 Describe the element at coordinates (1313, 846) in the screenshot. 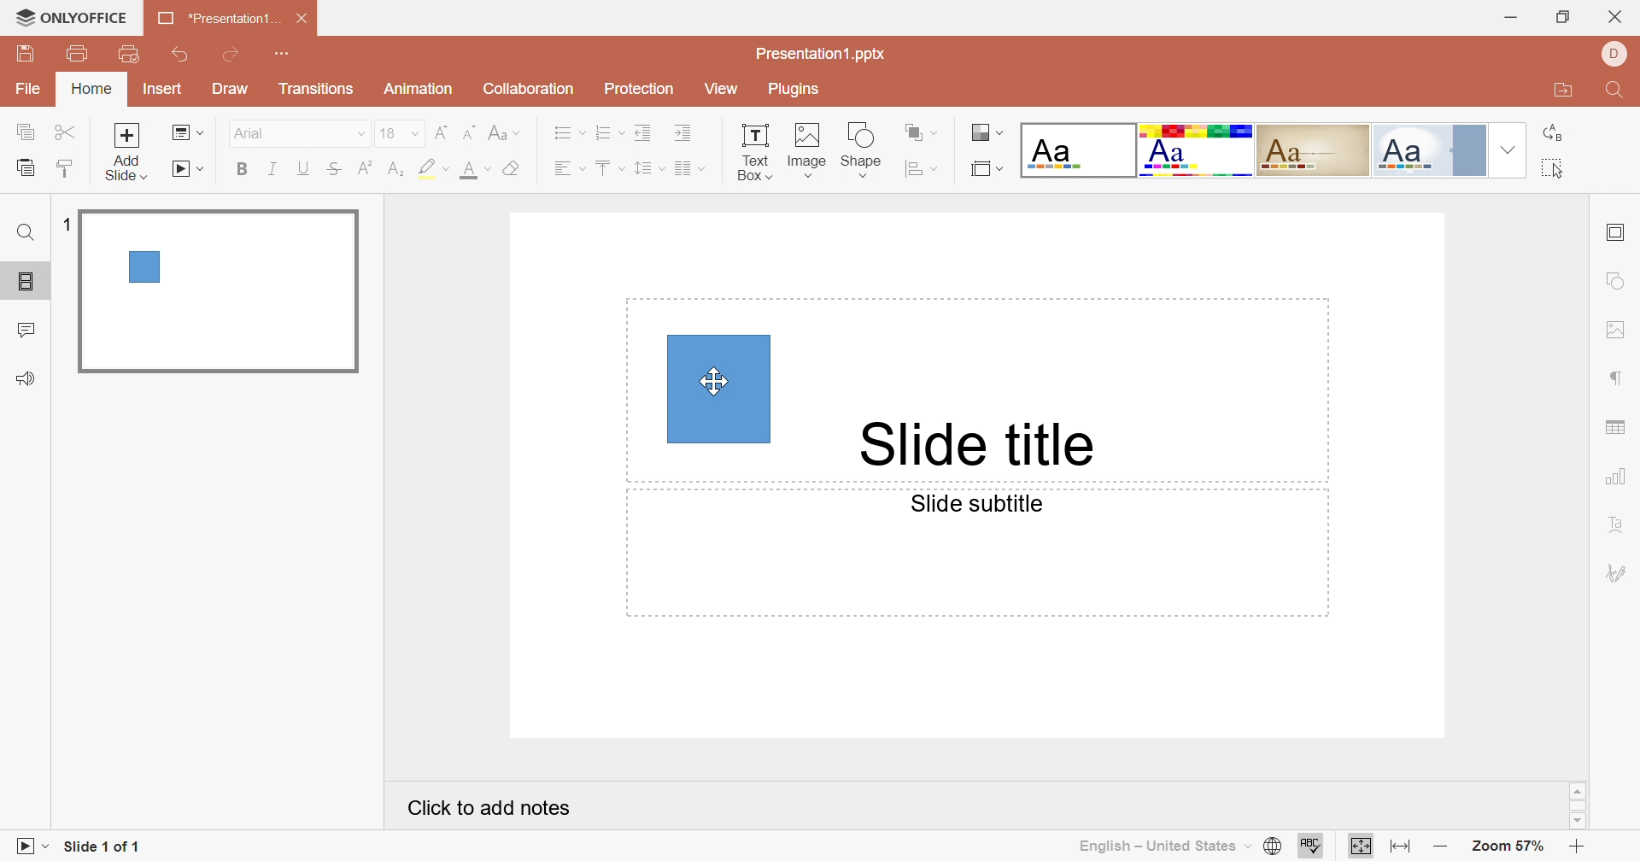

I see `Check spelling` at that location.